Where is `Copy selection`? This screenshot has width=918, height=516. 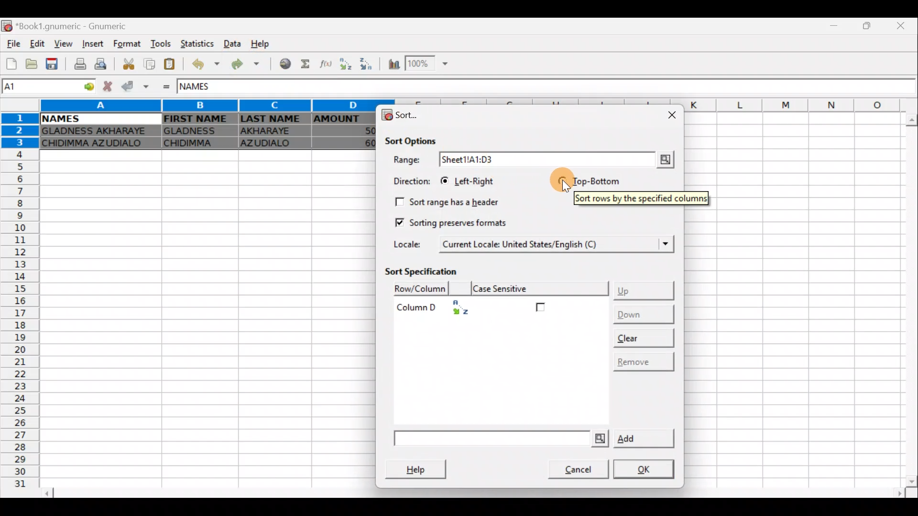
Copy selection is located at coordinates (149, 64).